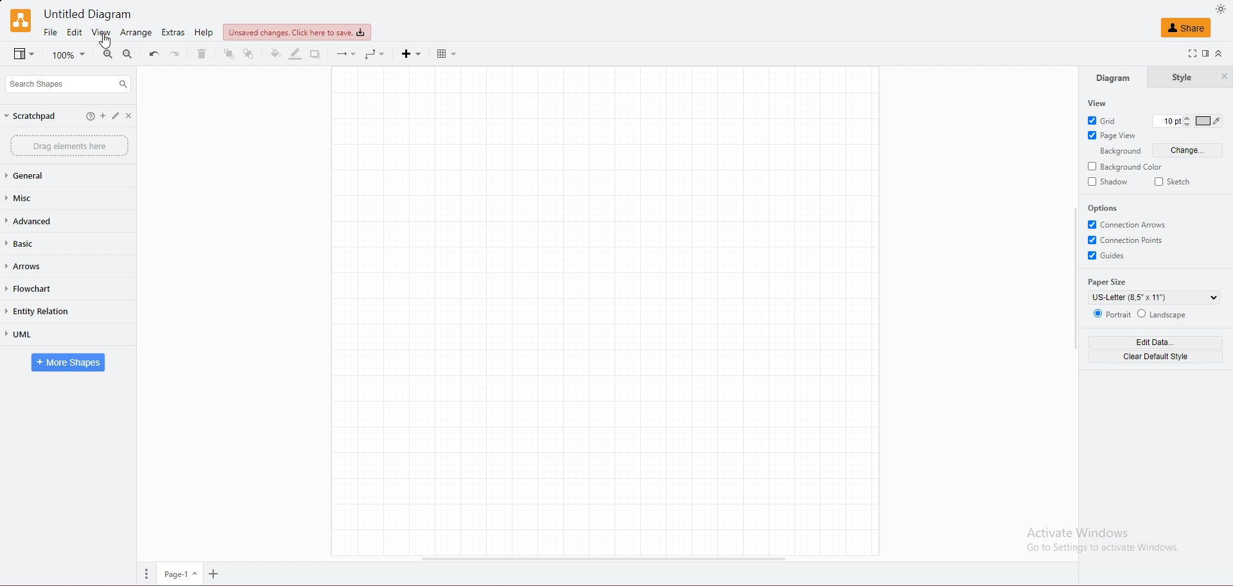  What do you see at coordinates (51, 32) in the screenshot?
I see `file` at bounding box center [51, 32].